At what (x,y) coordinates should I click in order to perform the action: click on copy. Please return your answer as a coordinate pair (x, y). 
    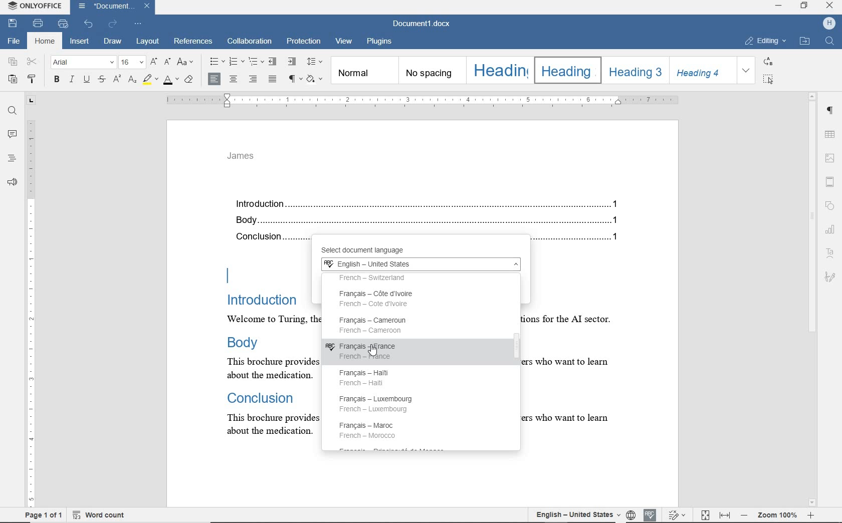
    Looking at the image, I should click on (13, 62).